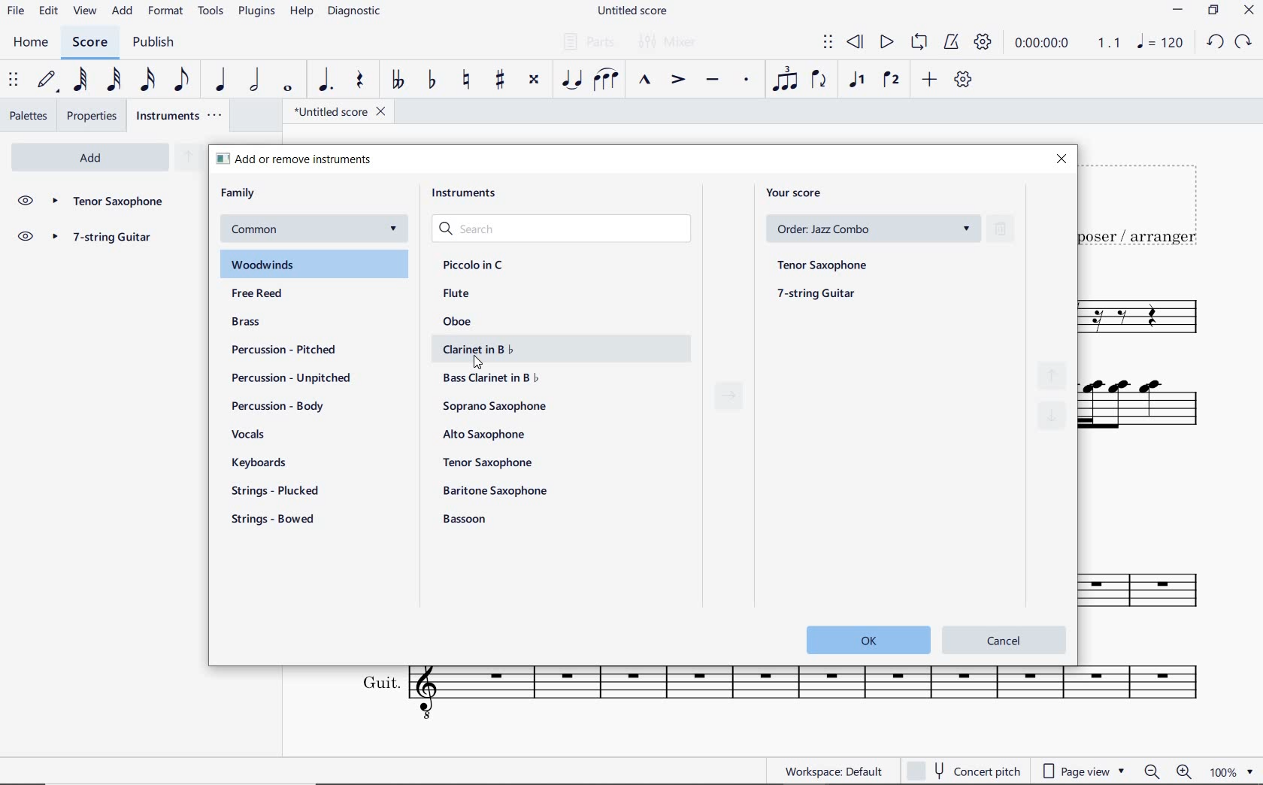 This screenshot has height=785, width=1263. I want to click on 7-string guitar, so click(810, 296).